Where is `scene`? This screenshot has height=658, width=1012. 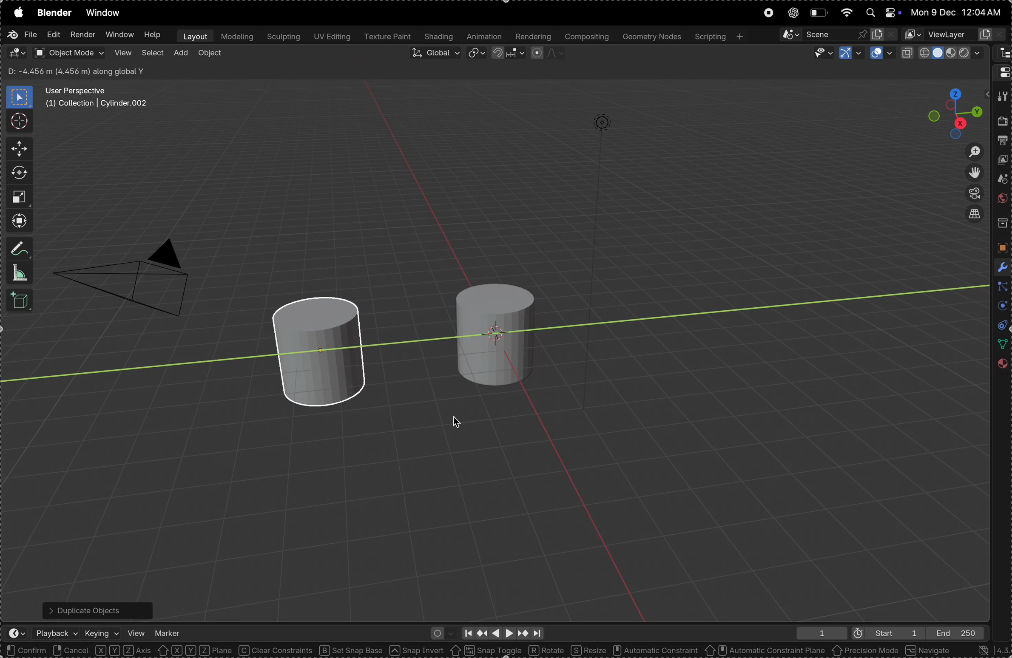 scene is located at coordinates (1001, 181).